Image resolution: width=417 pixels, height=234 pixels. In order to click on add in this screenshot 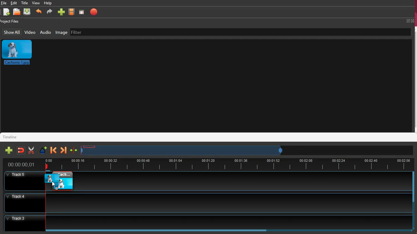, I will do `click(8, 151)`.